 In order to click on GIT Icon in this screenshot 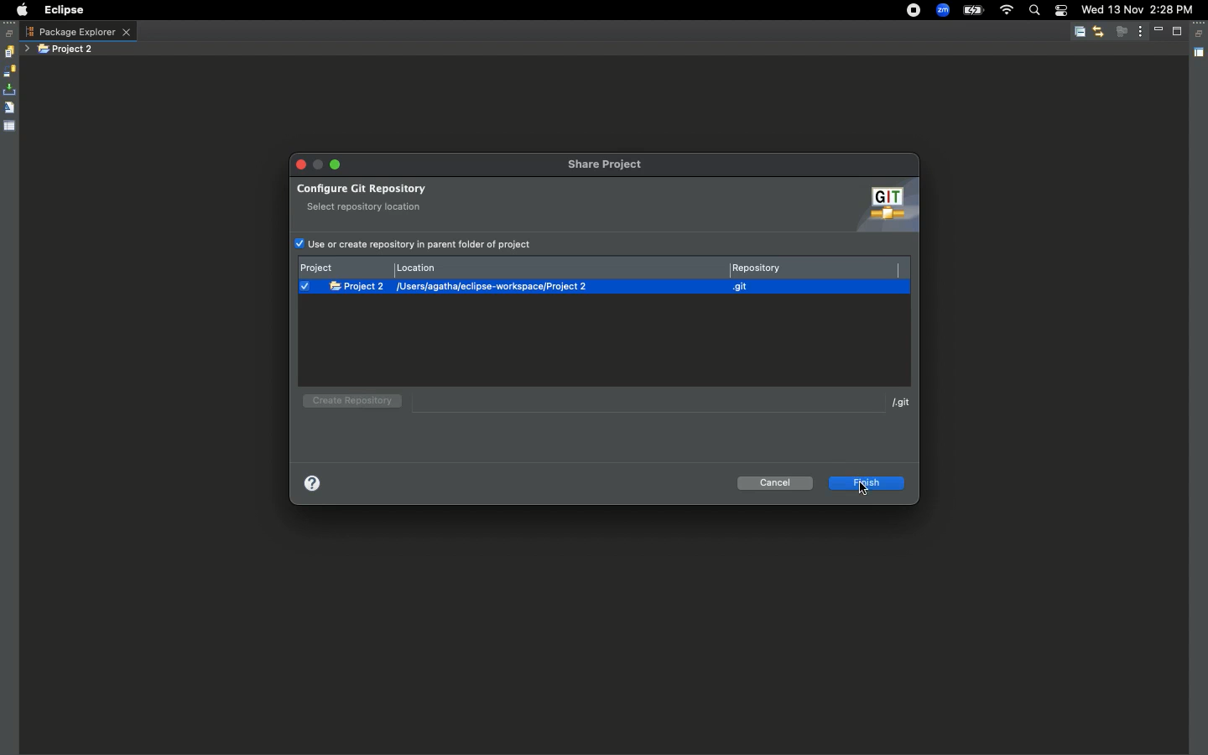, I will do `click(883, 206)`.